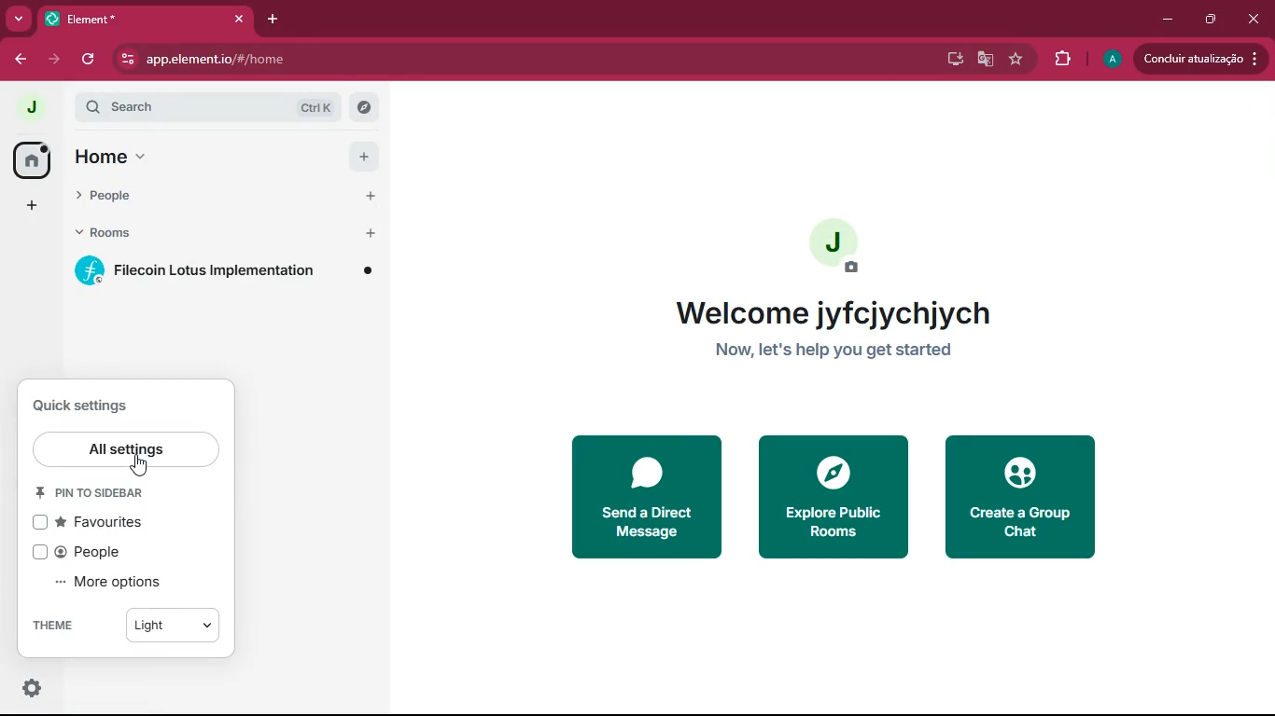  I want to click on search, so click(169, 107).